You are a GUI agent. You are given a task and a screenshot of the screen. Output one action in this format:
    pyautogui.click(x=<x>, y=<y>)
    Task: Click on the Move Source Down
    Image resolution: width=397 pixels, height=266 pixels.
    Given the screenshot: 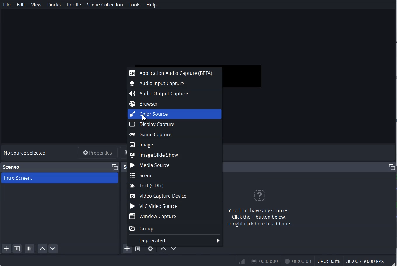 What is the action you would take?
    pyautogui.click(x=174, y=249)
    